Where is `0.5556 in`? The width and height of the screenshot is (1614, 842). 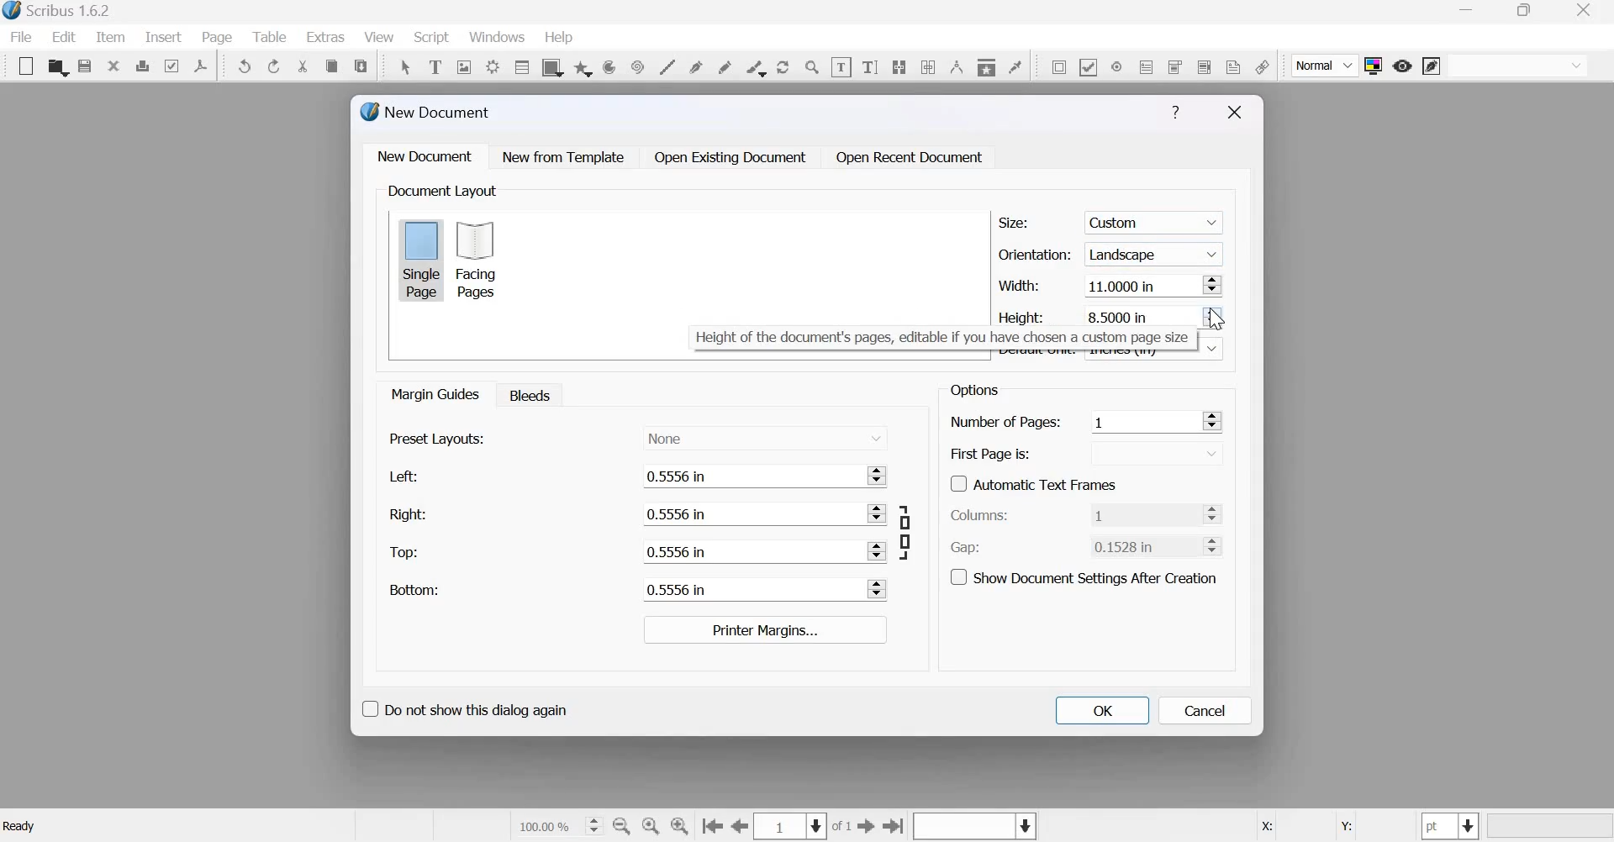 0.5556 in is located at coordinates (748, 476).